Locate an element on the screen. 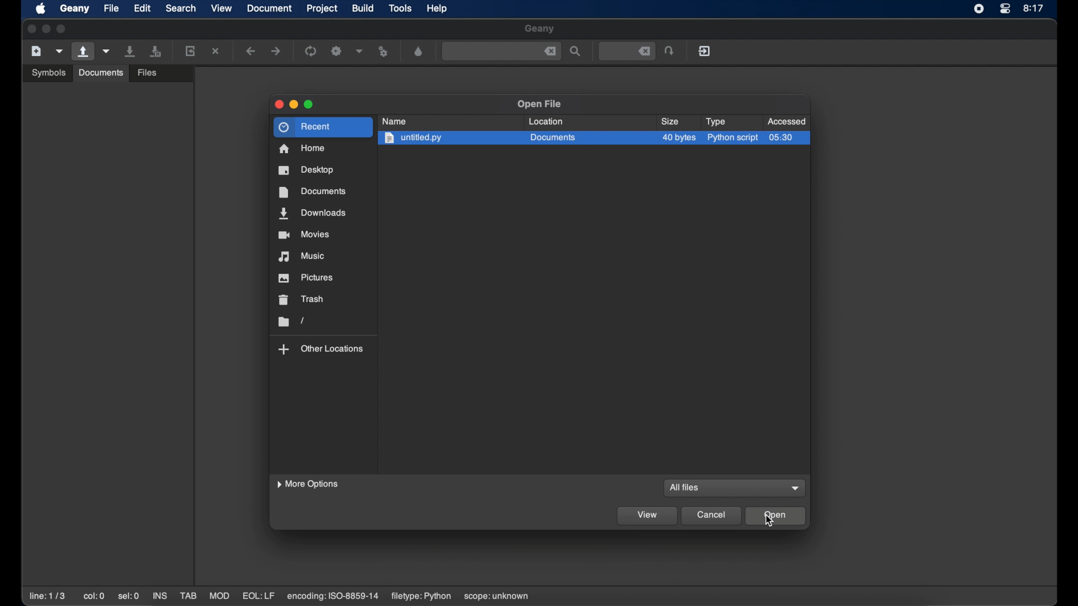 The image size is (1078, 606). open is located at coordinates (776, 515).